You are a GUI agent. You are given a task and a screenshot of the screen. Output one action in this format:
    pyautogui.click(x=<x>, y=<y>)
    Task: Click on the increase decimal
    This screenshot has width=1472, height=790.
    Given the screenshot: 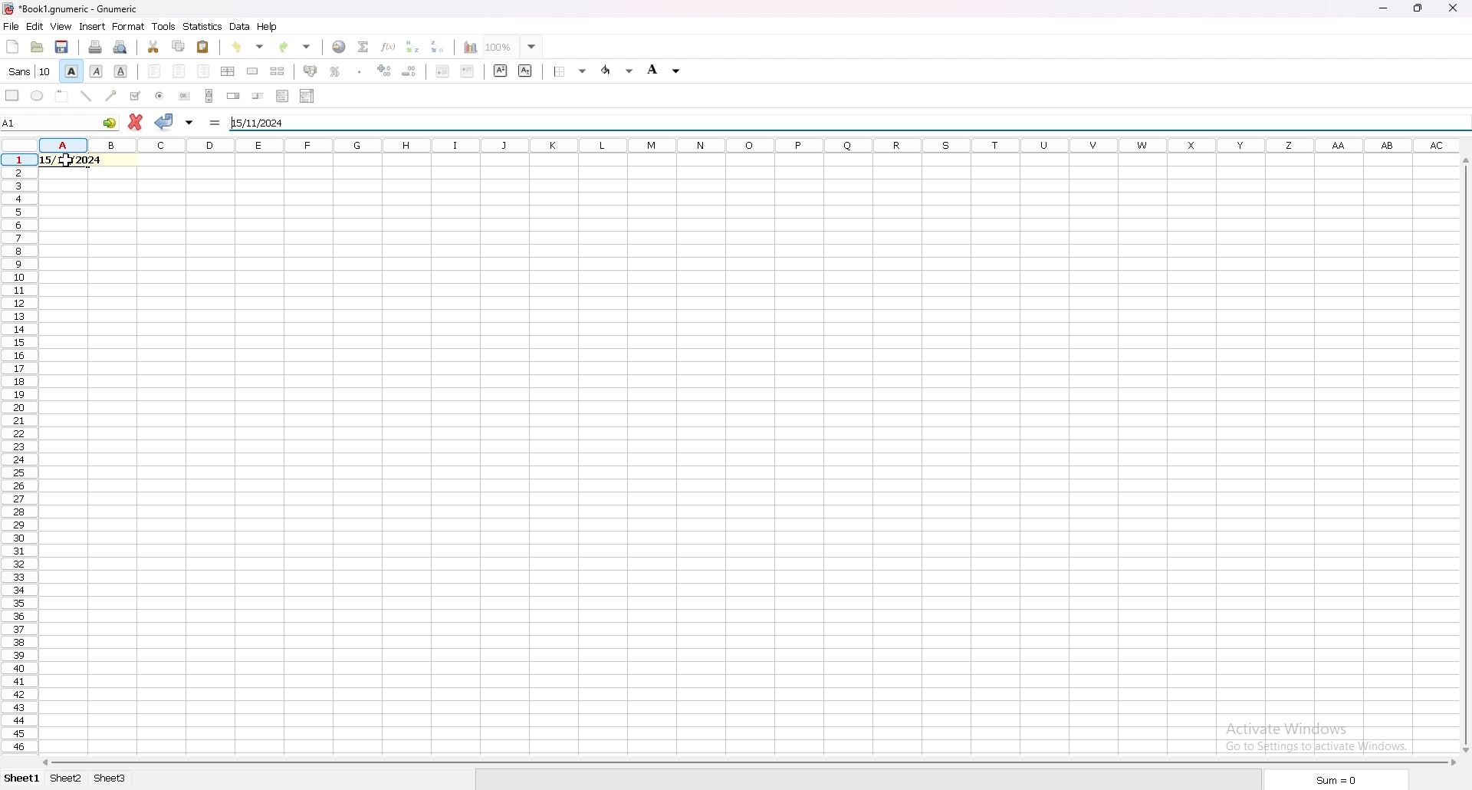 What is the action you would take?
    pyautogui.click(x=383, y=71)
    